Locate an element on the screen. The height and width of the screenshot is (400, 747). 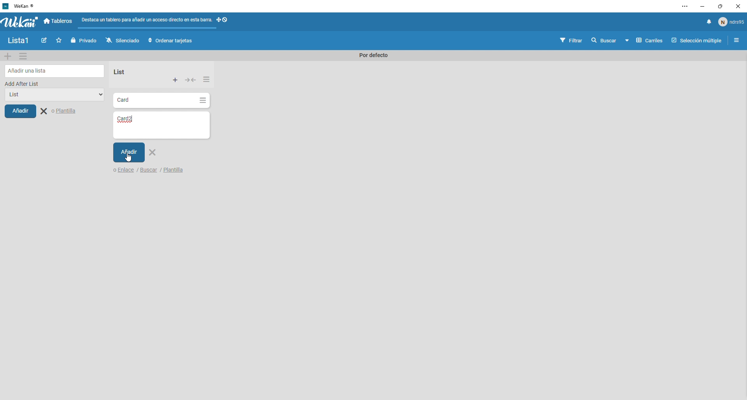
card name is located at coordinates (135, 121).